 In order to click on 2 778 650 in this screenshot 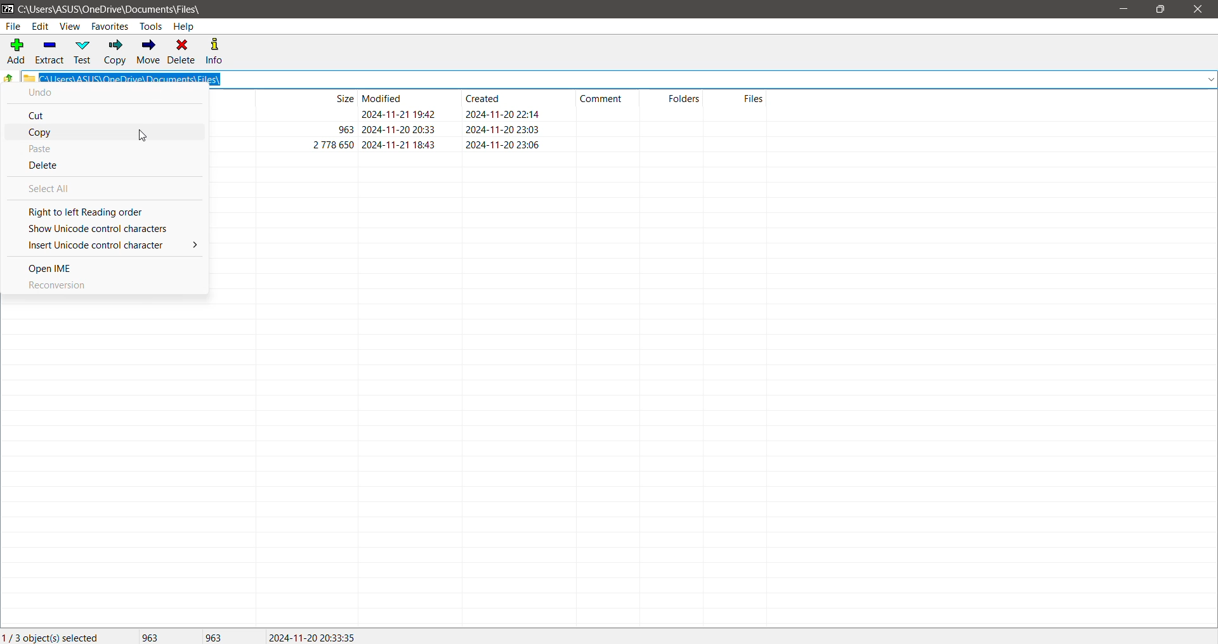, I will do `click(334, 144)`.